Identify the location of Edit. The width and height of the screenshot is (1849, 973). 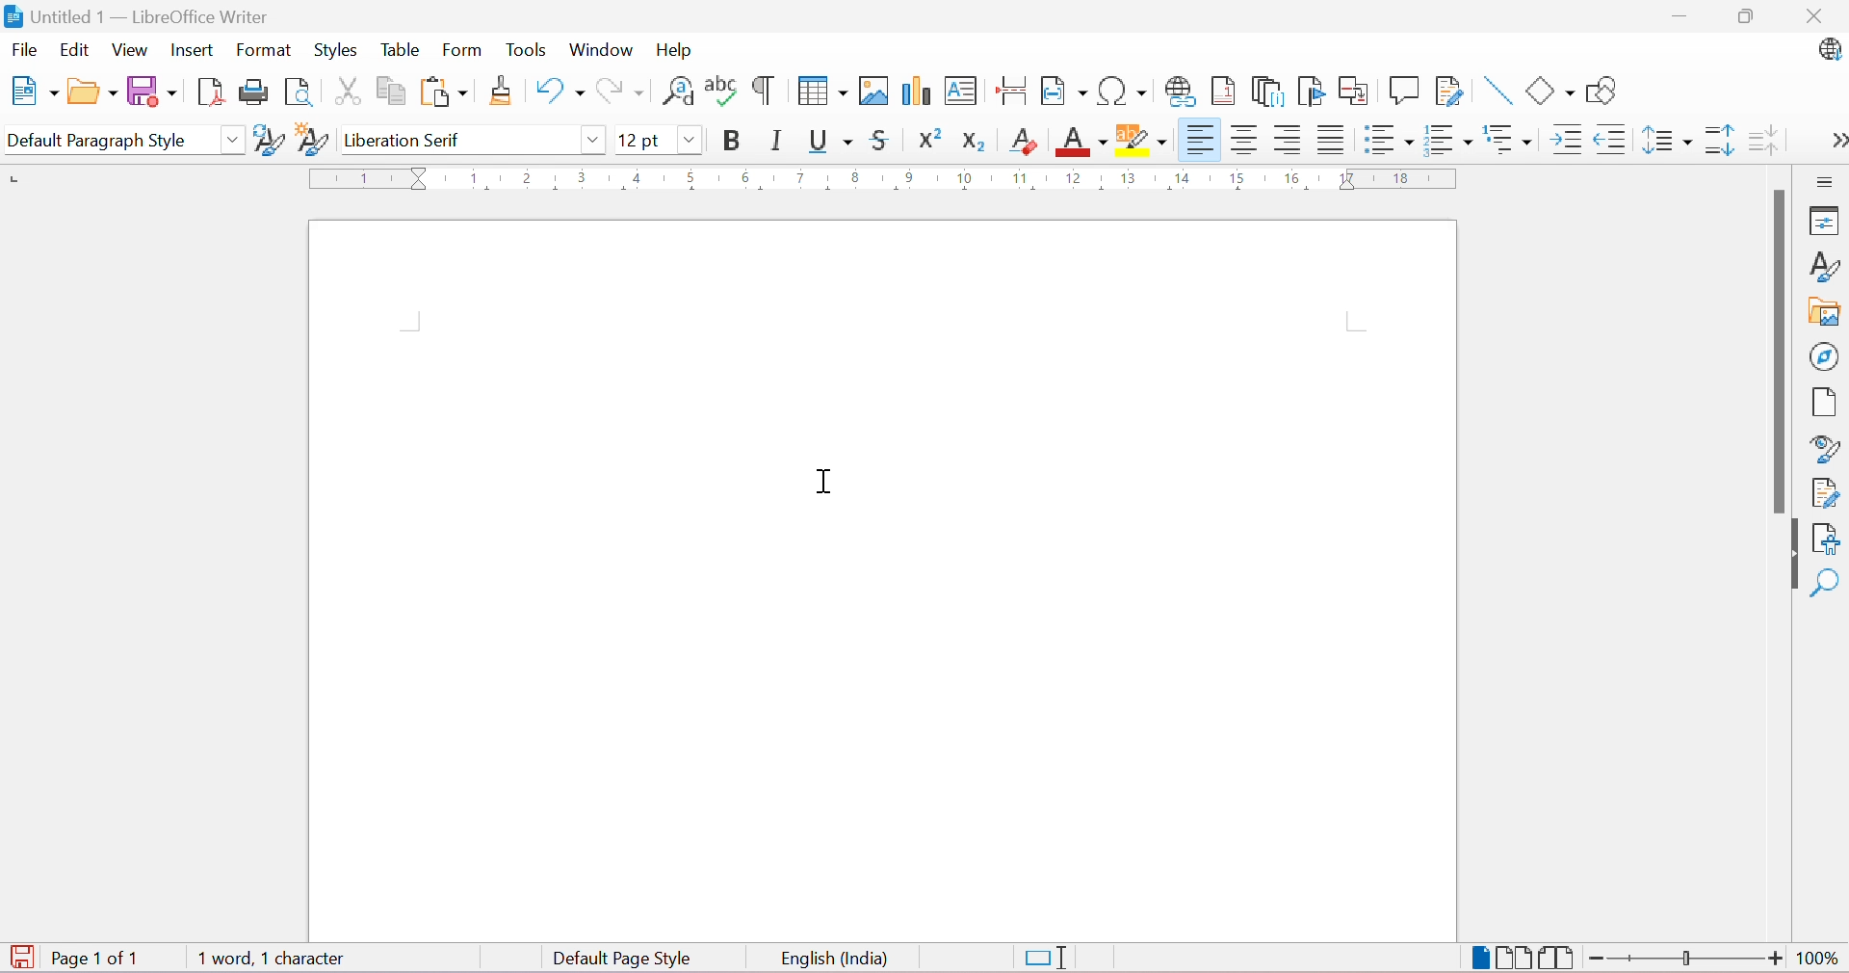
(74, 51).